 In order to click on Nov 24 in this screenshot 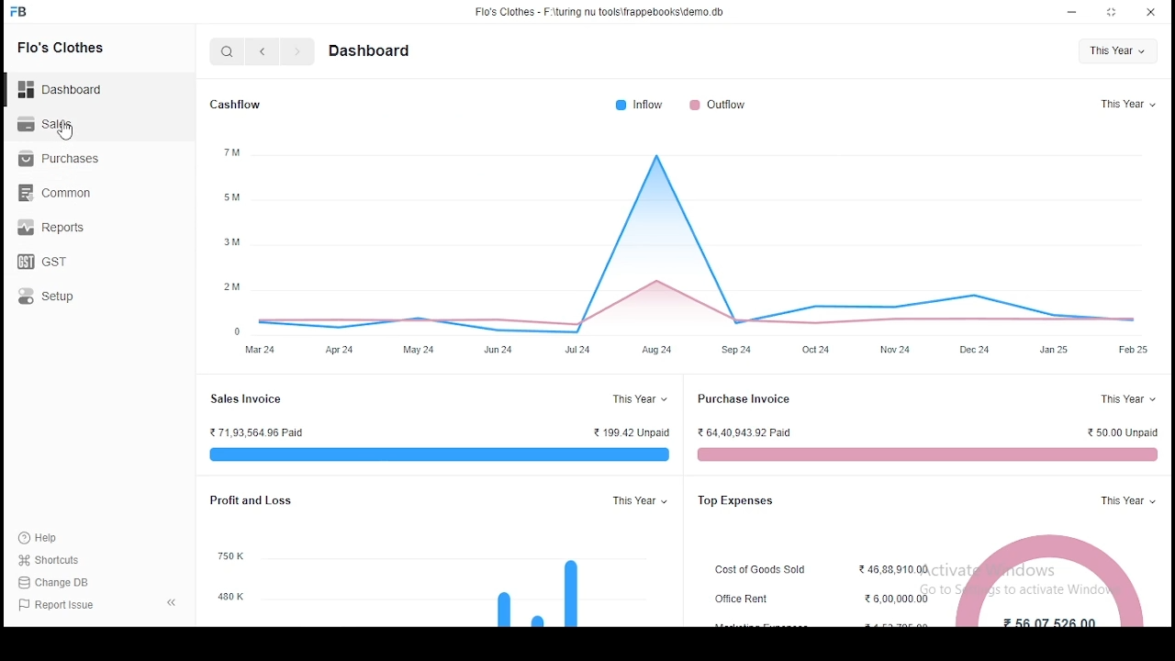, I will do `click(895, 351)`.